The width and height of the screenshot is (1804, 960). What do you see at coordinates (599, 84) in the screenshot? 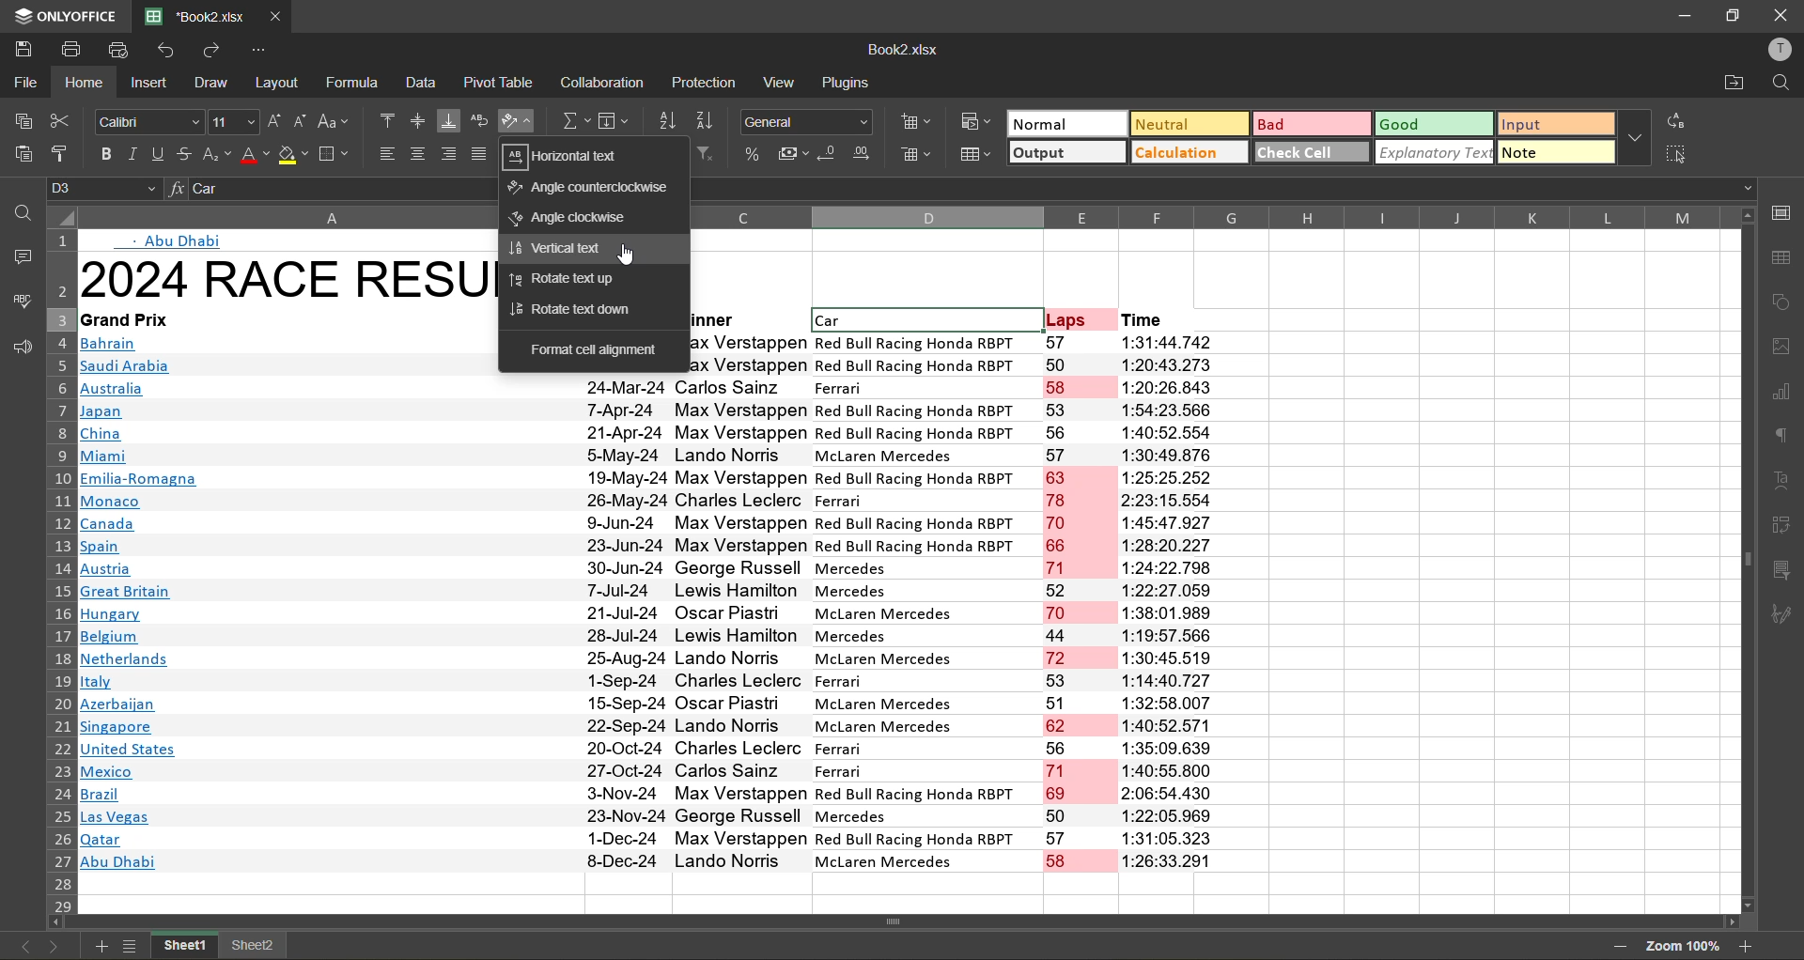
I see `collaboration` at bounding box center [599, 84].